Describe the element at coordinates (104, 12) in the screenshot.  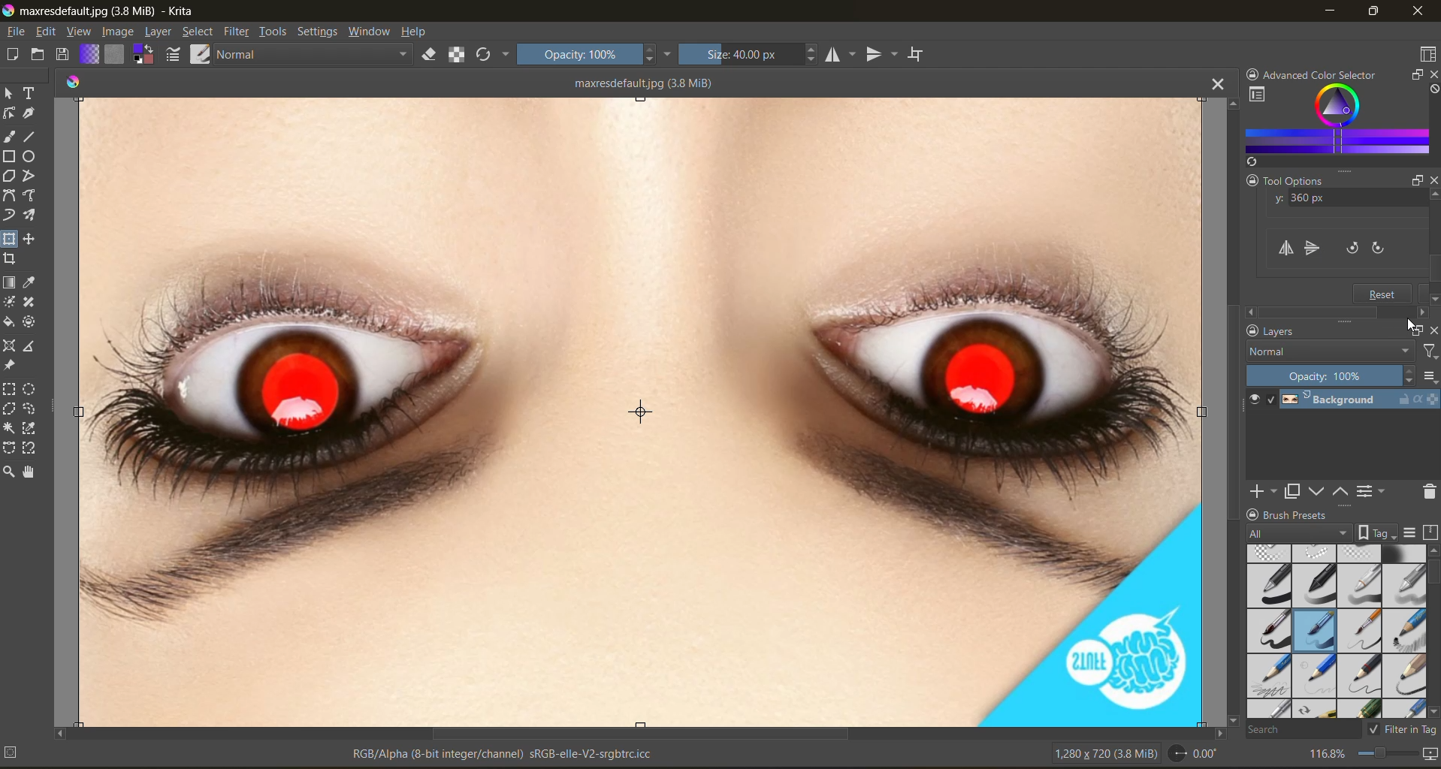
I see `app name and file name` at that location.